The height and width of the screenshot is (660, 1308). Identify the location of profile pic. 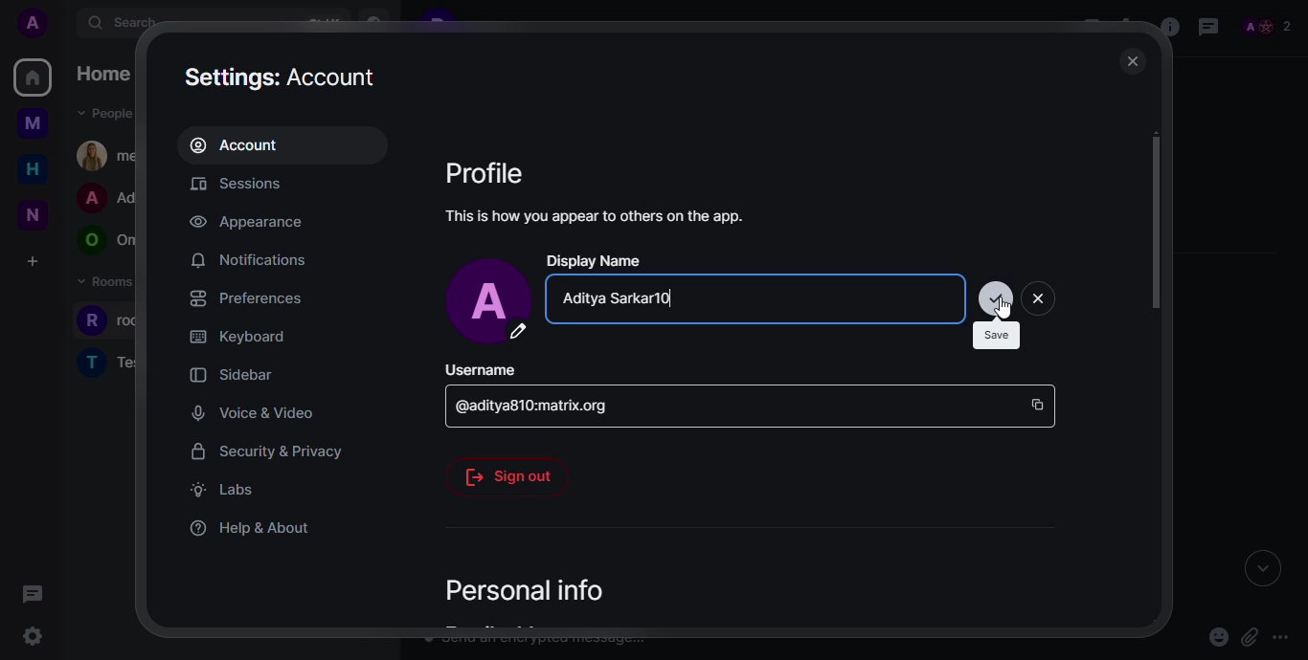
(490, 301).